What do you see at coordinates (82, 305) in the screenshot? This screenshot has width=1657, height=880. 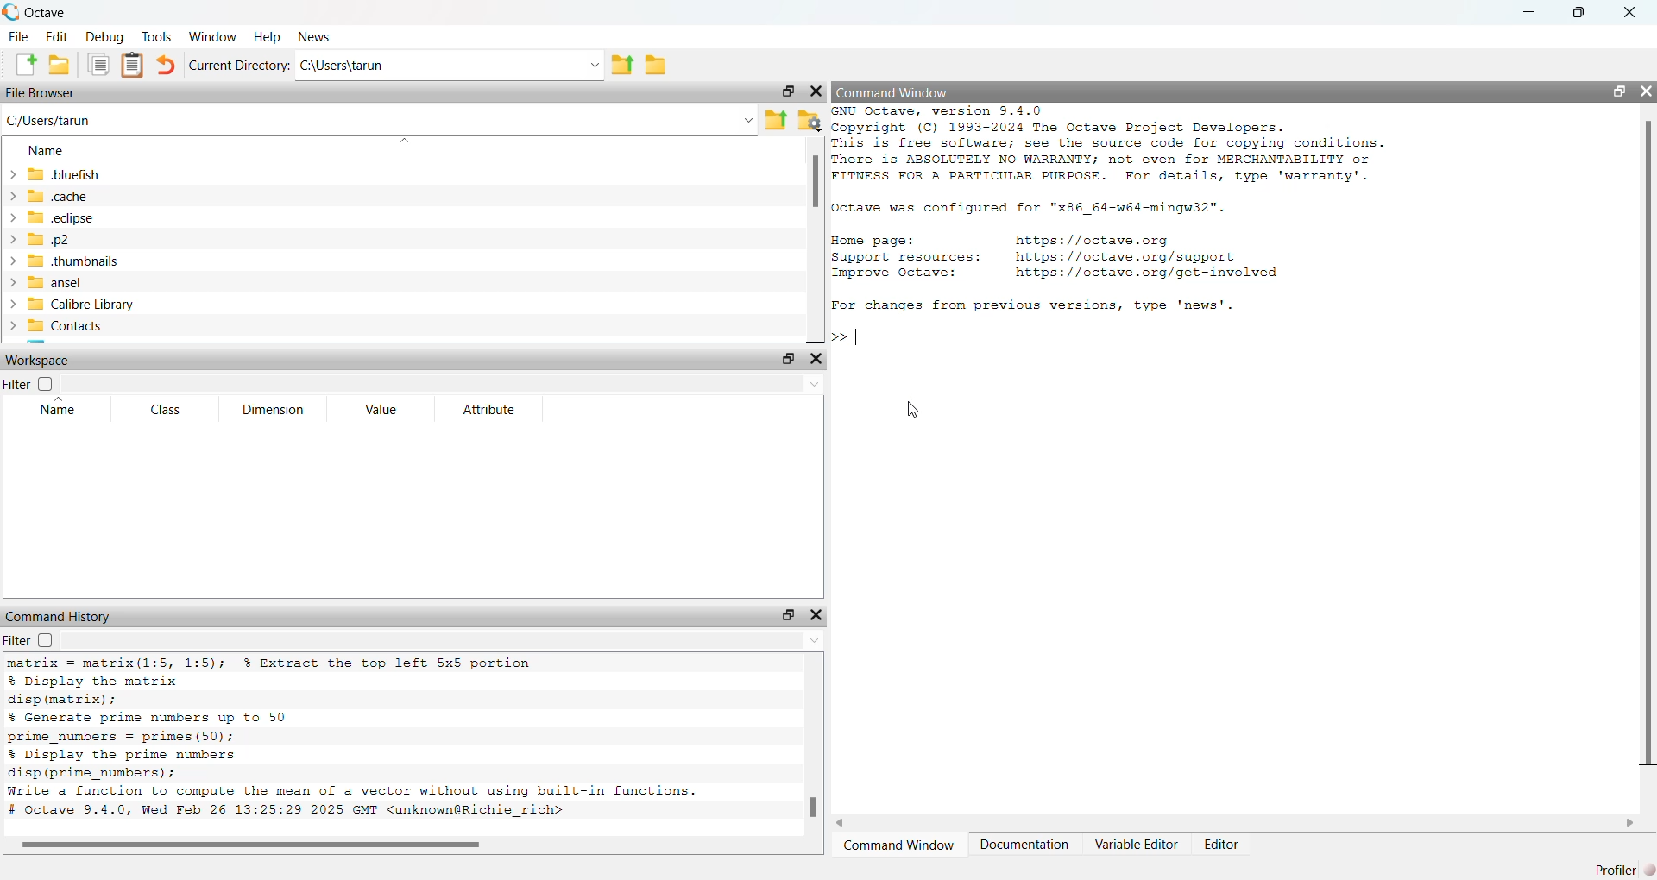 I see `calibre library` at bounding box center [82, 305].